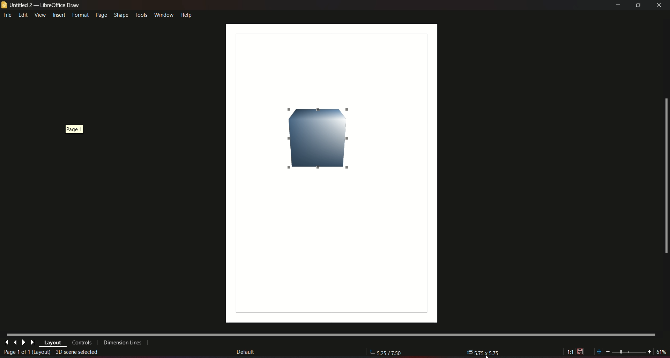  What do you see at coordinates (141, 14) in the screenshot?
I see `tools` at bounding box center [141, 14].